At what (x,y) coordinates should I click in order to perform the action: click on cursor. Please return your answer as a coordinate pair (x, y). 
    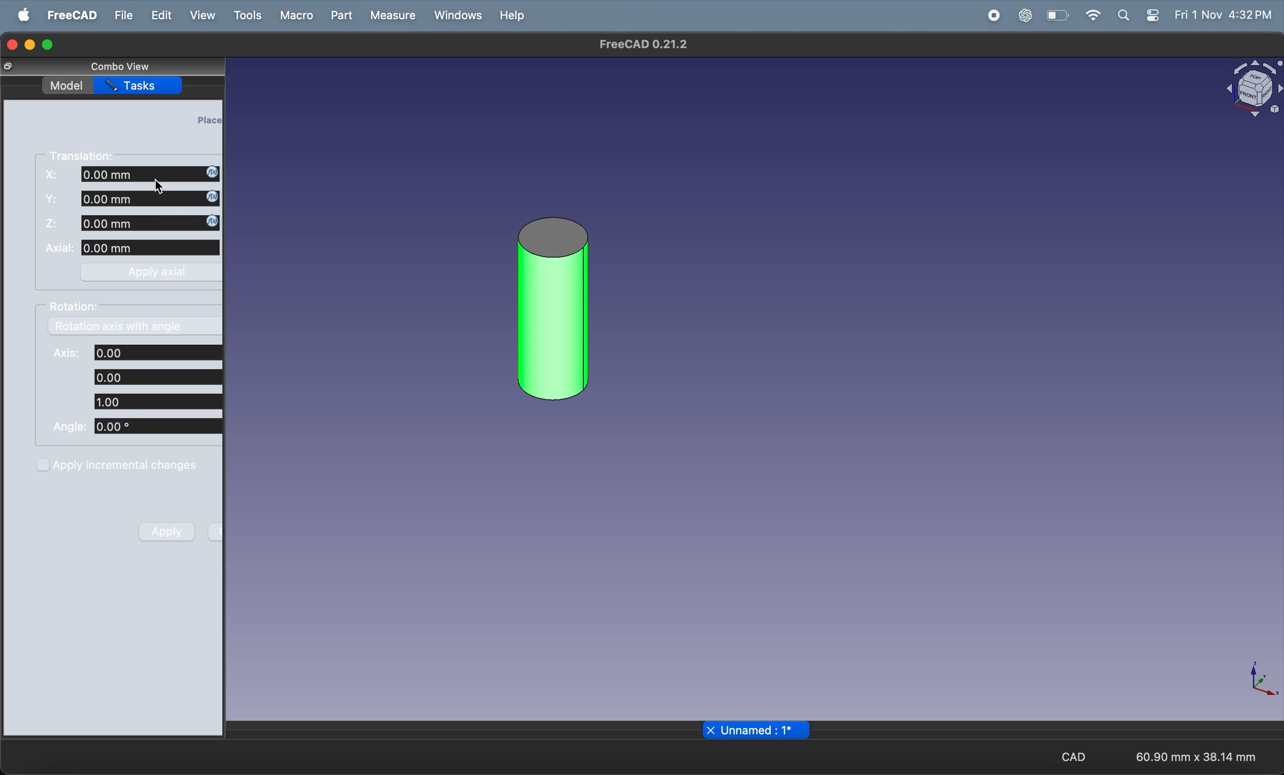
    Looking at the image, I should click on (163, 188).